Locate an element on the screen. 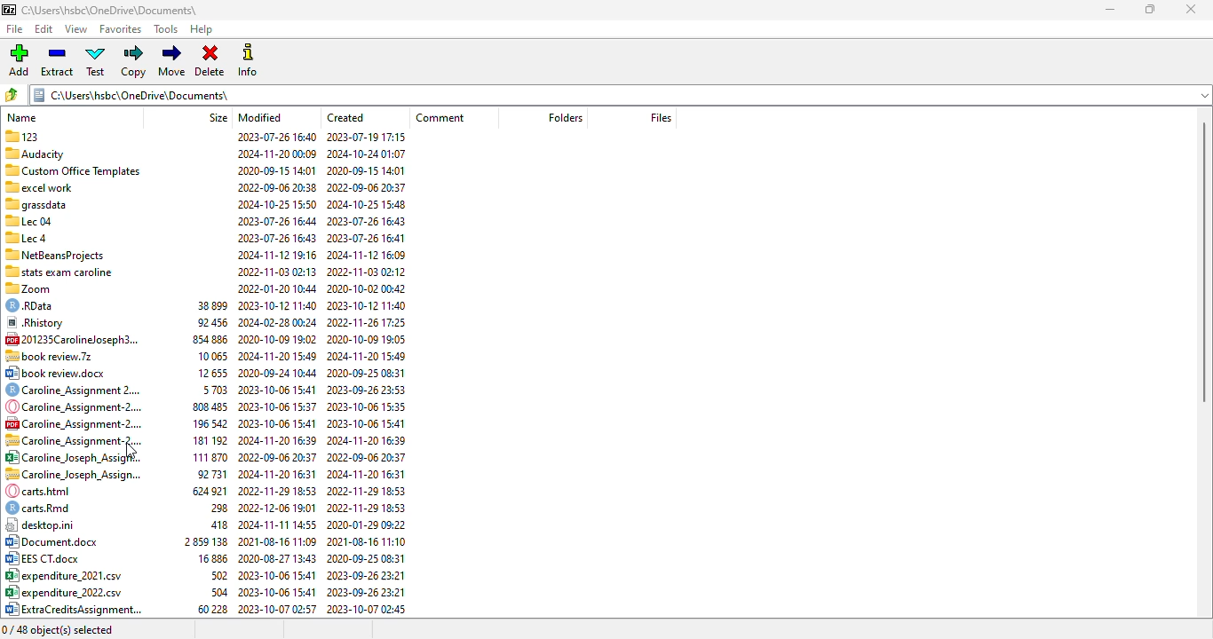 Image resolution: width=1213 pixels, height=639 pixels. folders is located at coordinates (564, 116).